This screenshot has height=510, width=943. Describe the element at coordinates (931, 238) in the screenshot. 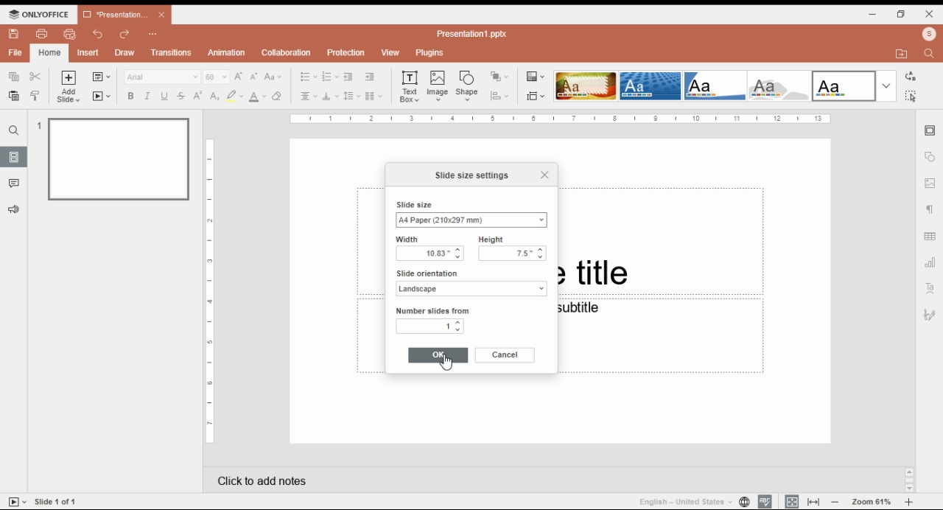

I see `table settings` at that location.